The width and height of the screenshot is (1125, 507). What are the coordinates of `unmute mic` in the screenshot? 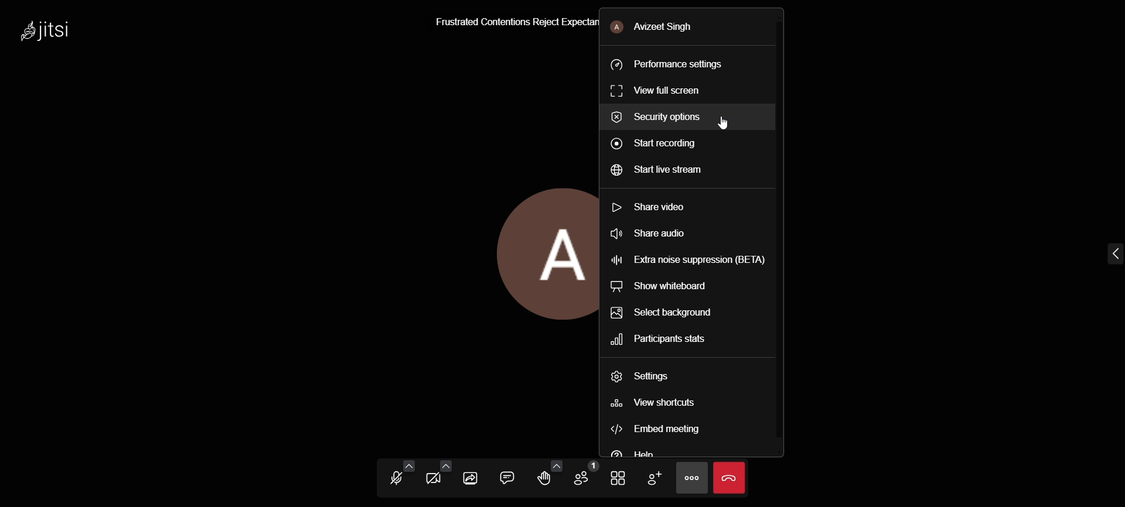 It's located at (394, 480).